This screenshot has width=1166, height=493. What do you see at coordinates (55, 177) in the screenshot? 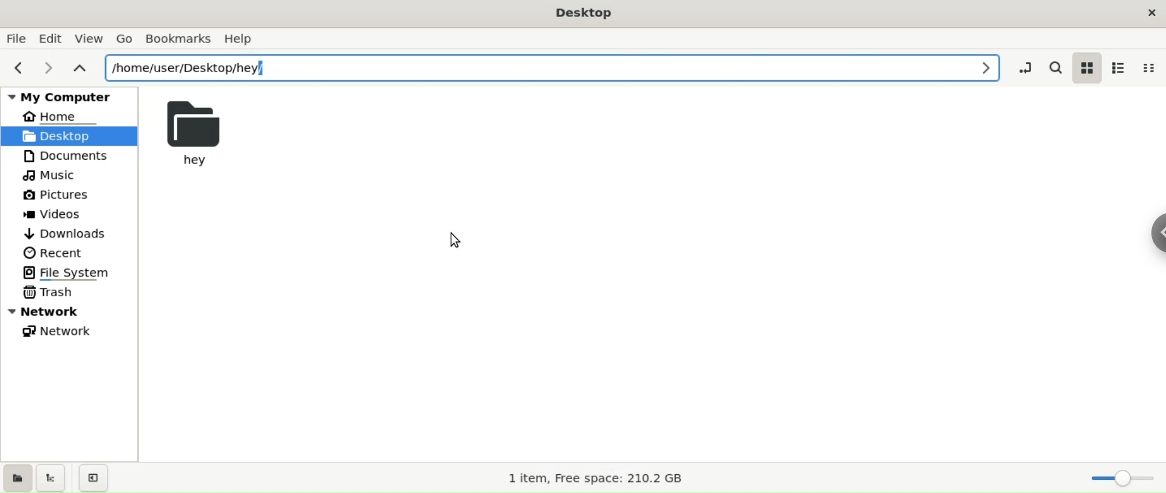
I see `muisc` at bounding box center [55, 177].